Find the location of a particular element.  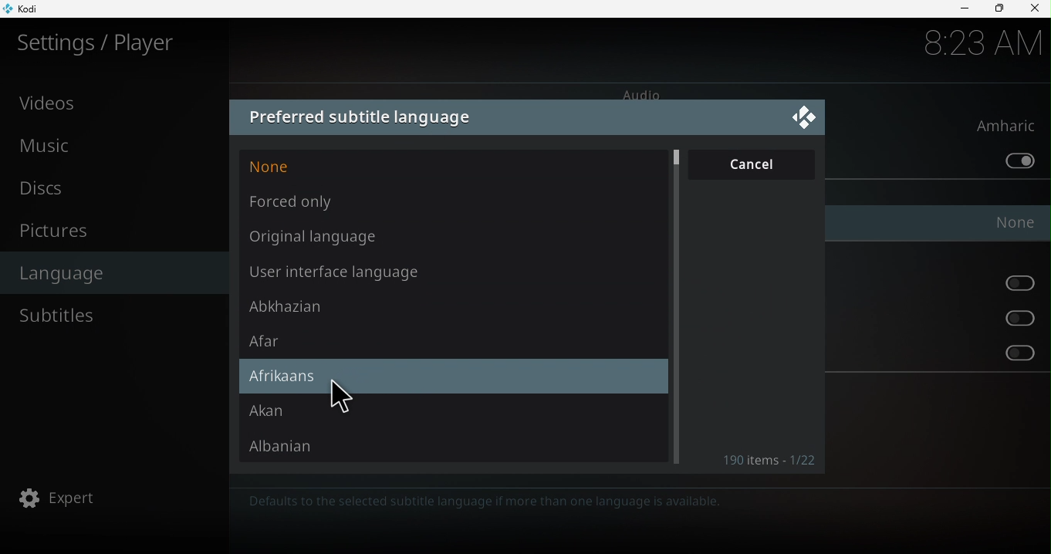

Afar is located at coordinates (449, 340).